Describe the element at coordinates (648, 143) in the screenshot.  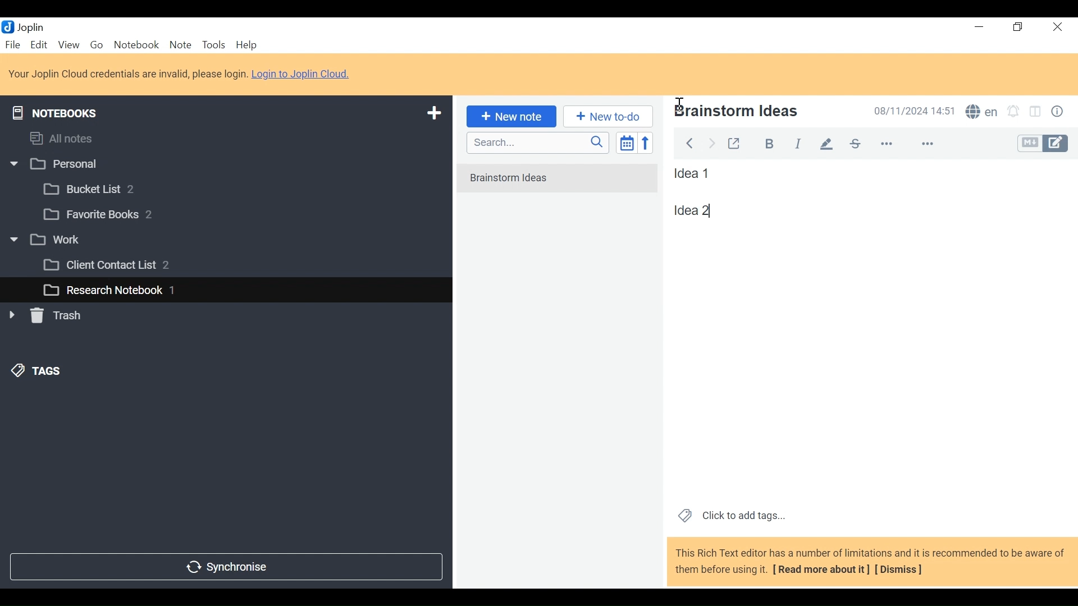
I see `Reverse Sort order` at that location.